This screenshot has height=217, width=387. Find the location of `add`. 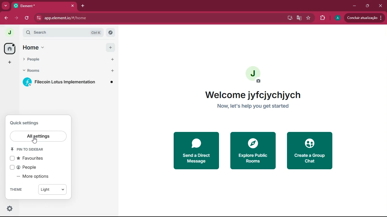

add is located at coordinates (112, 58).